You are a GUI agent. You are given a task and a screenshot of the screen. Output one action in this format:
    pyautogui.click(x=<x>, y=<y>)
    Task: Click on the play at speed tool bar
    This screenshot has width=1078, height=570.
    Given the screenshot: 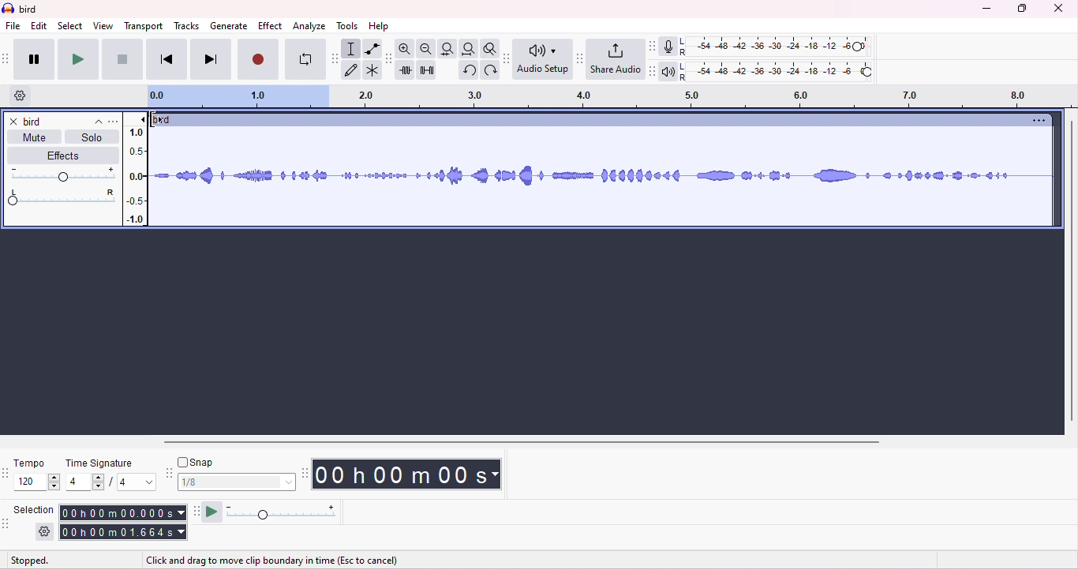 What is the action you would take?
    pyautogui.click(x=194, y=510)
    